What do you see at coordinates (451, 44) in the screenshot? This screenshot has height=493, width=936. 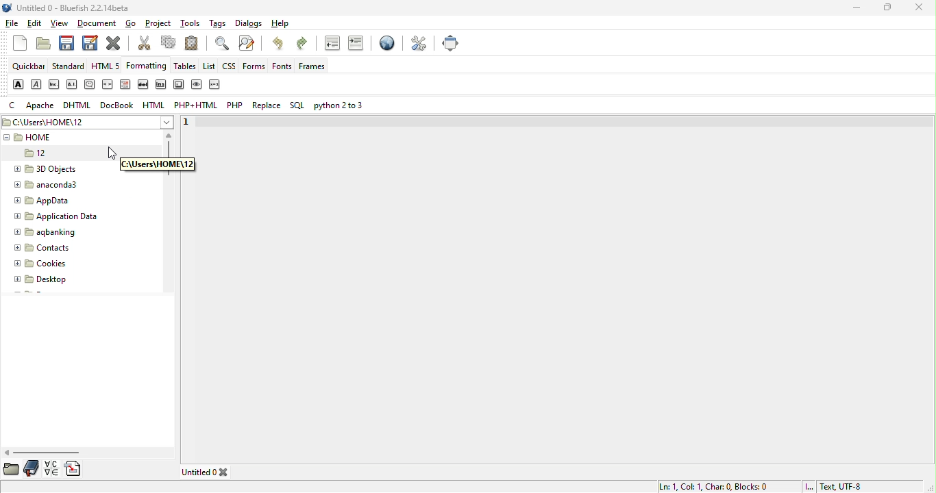 I see `full screen` at bounding box center [451, 44].